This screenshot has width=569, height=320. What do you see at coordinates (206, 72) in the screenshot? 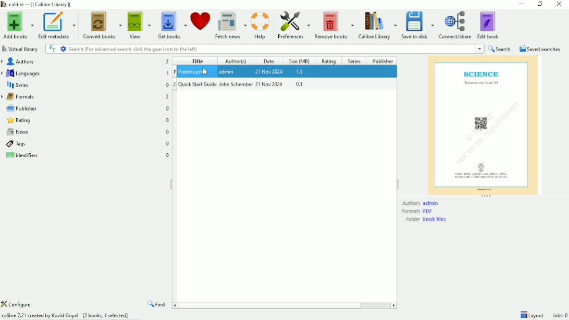
I see `Cursor` at bounding box center [206, 72].